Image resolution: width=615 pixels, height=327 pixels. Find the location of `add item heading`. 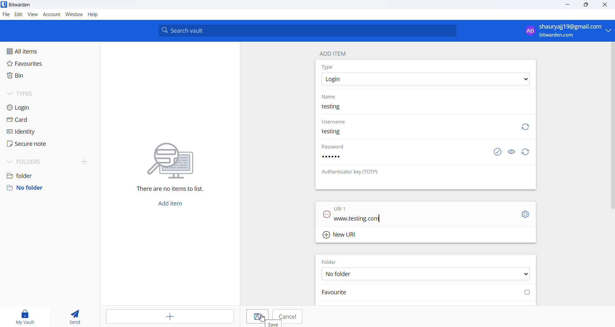

add item heading is located at coordinates (333, 52).